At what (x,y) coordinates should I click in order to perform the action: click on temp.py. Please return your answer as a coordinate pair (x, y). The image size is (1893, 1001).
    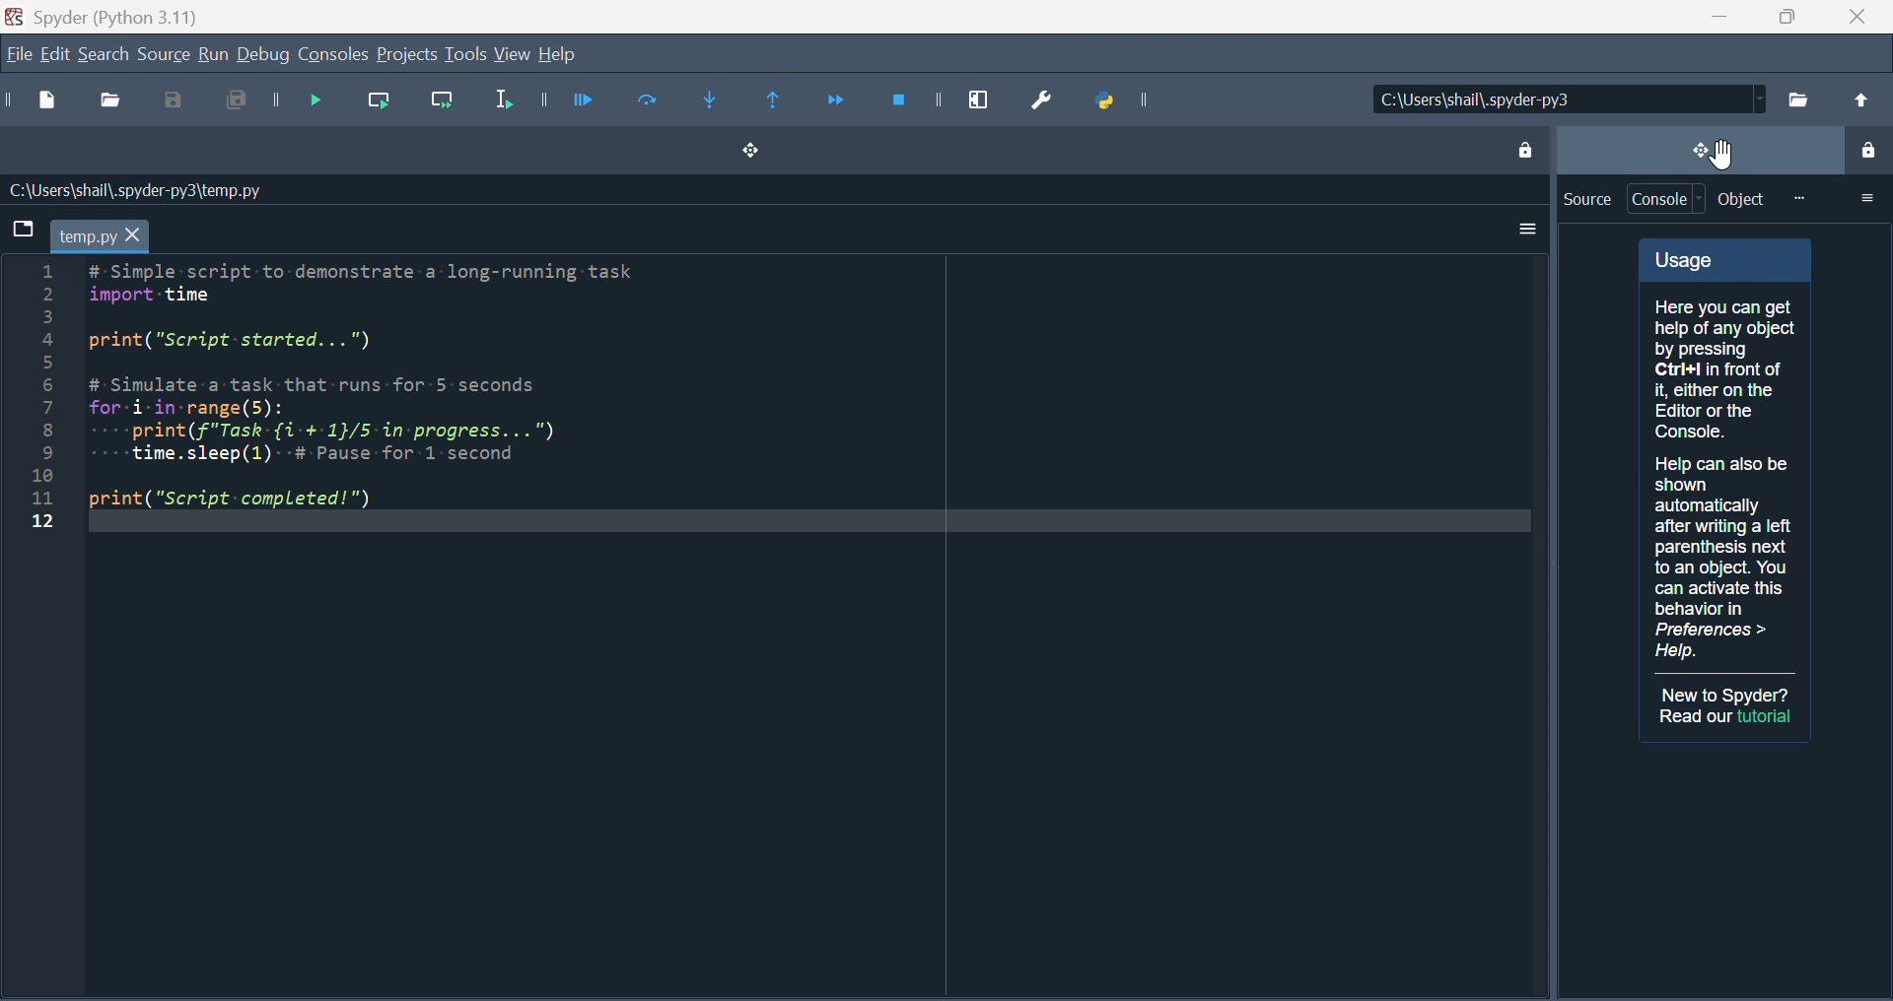
    Looking at the image, I should click on (100, 235).